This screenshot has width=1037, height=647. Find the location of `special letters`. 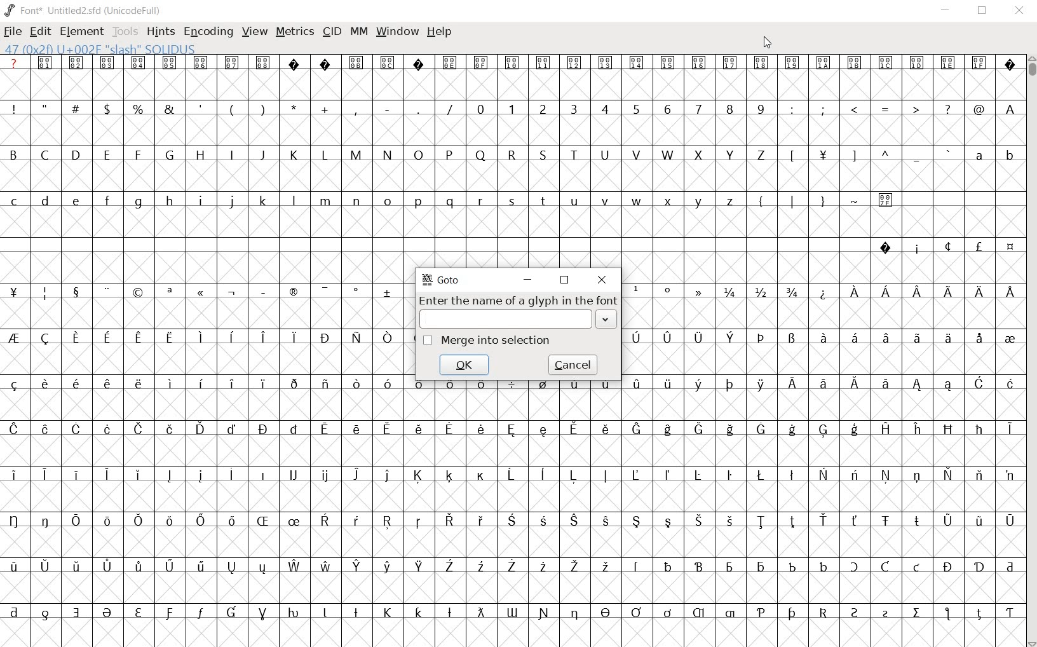

special letters is located at coordinates (208, 337).